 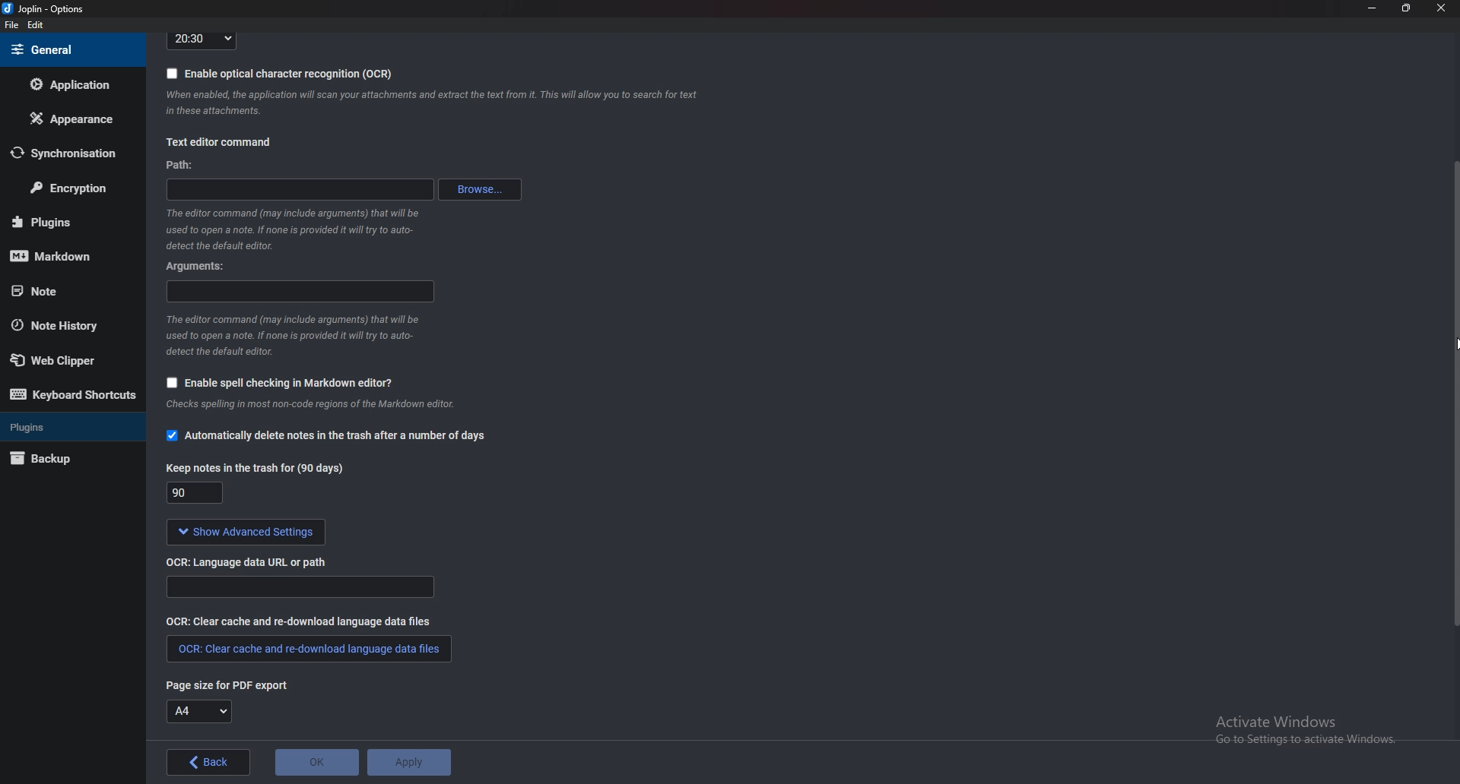 What do you see at coordinates (306, 188) in the screenshot?
I see `path` at bounding box center [306, 188].